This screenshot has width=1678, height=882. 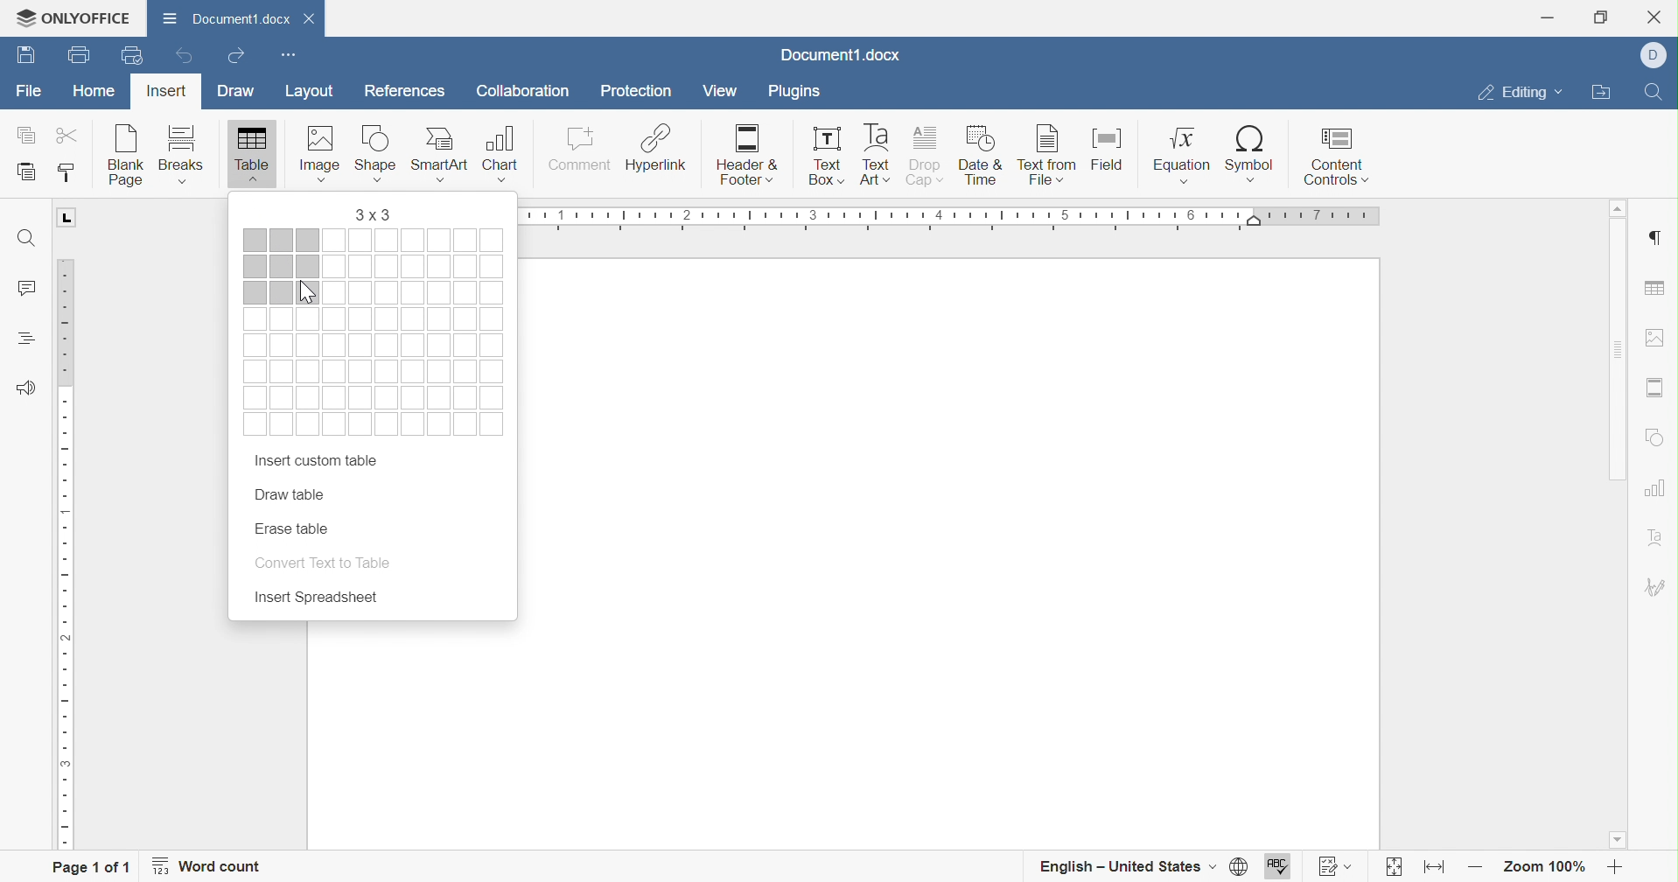 What do you see at coordinates (1252, 152) in the screenshot?
I see `Symbol` at bounding box center [1252, 152].